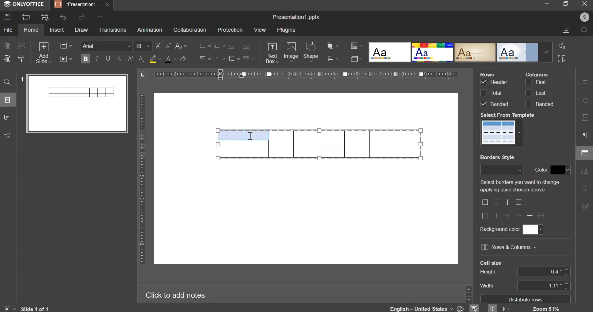  I want to click on Color, so click(542, 169).